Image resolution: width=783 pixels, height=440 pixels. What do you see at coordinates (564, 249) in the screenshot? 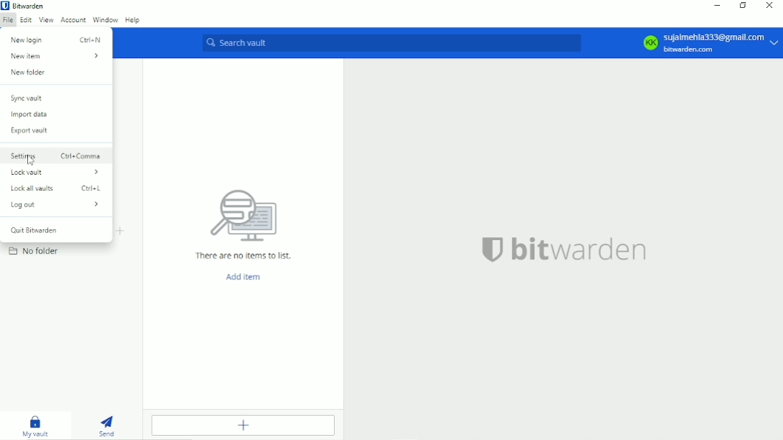
I see `bitwarden` at bounding box center [564, 249].